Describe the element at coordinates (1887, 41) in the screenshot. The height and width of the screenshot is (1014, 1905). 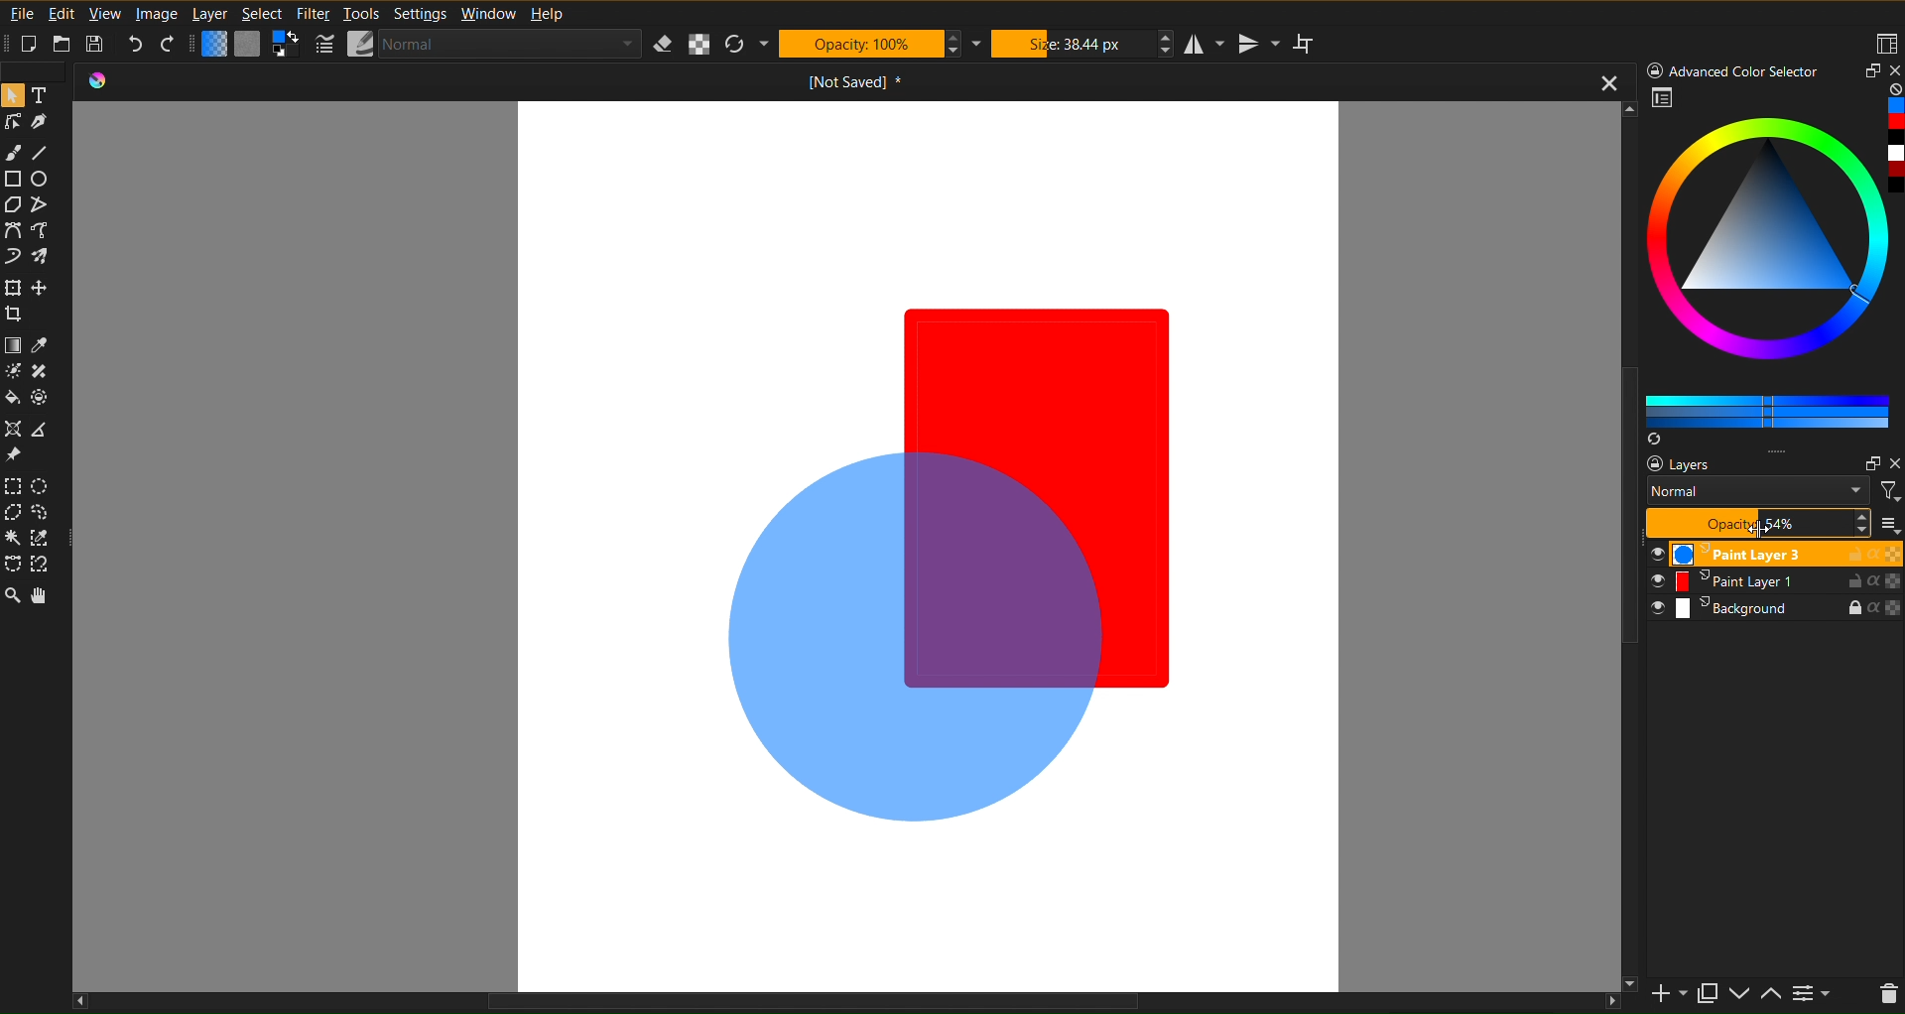
I see `Workspaces` at that location.